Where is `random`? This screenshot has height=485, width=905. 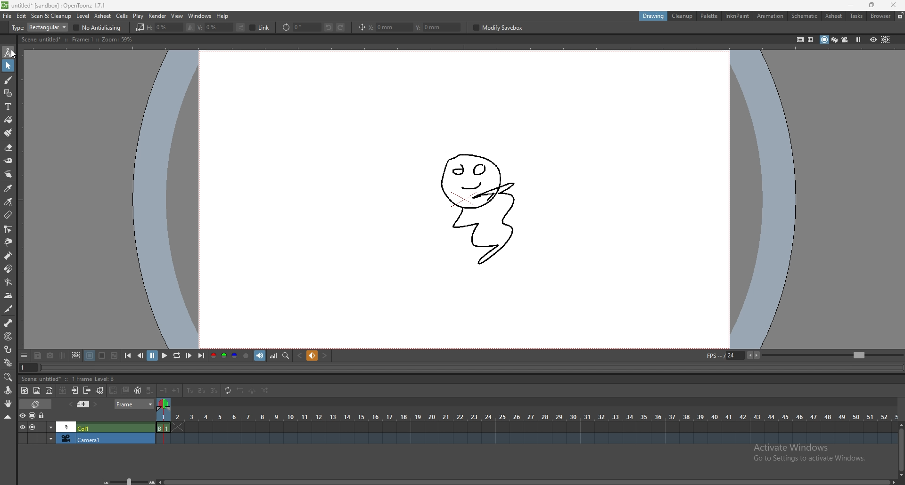
random is located at coordinates (265, 391).